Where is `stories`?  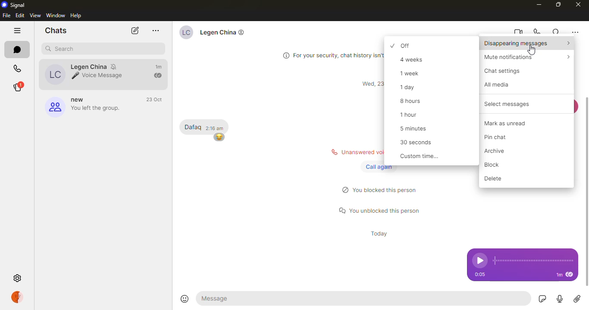
stories is located at coordinates (22, 87).